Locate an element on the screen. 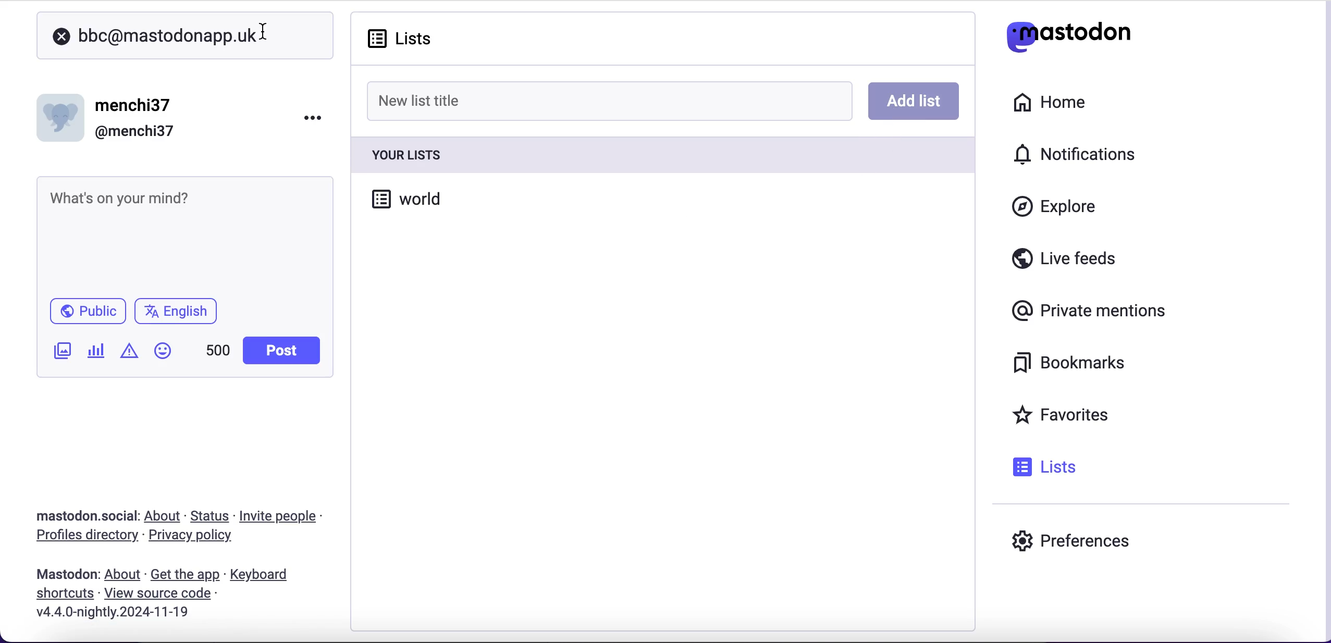  invite people is located at coordinates (284, 516).